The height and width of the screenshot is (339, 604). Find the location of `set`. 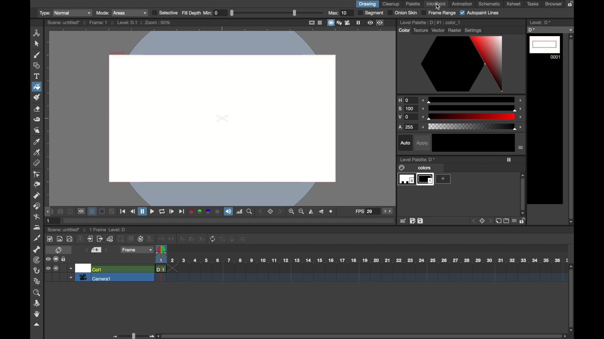

set is located at coordinates (97, 250).